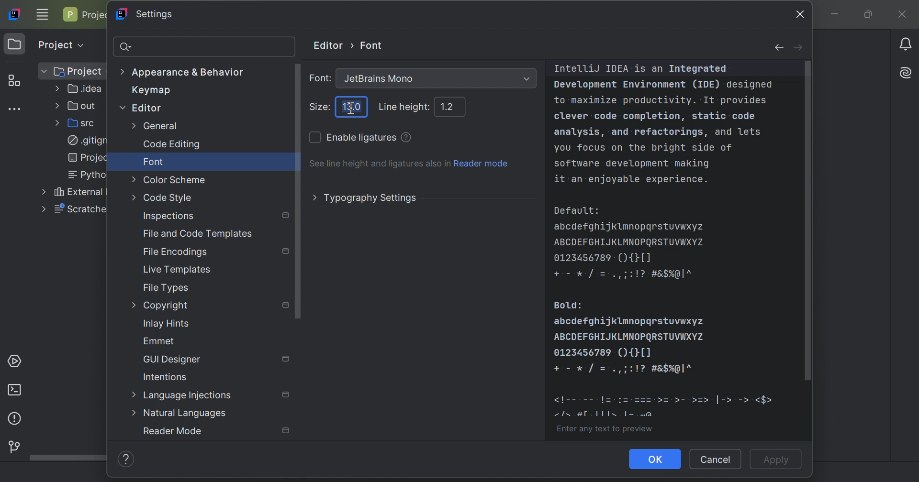 The image size is (919, 482). What do you see at coordinates (12, 446) in the screenshot?
I see `Version control` at bounding box center [12, 446].